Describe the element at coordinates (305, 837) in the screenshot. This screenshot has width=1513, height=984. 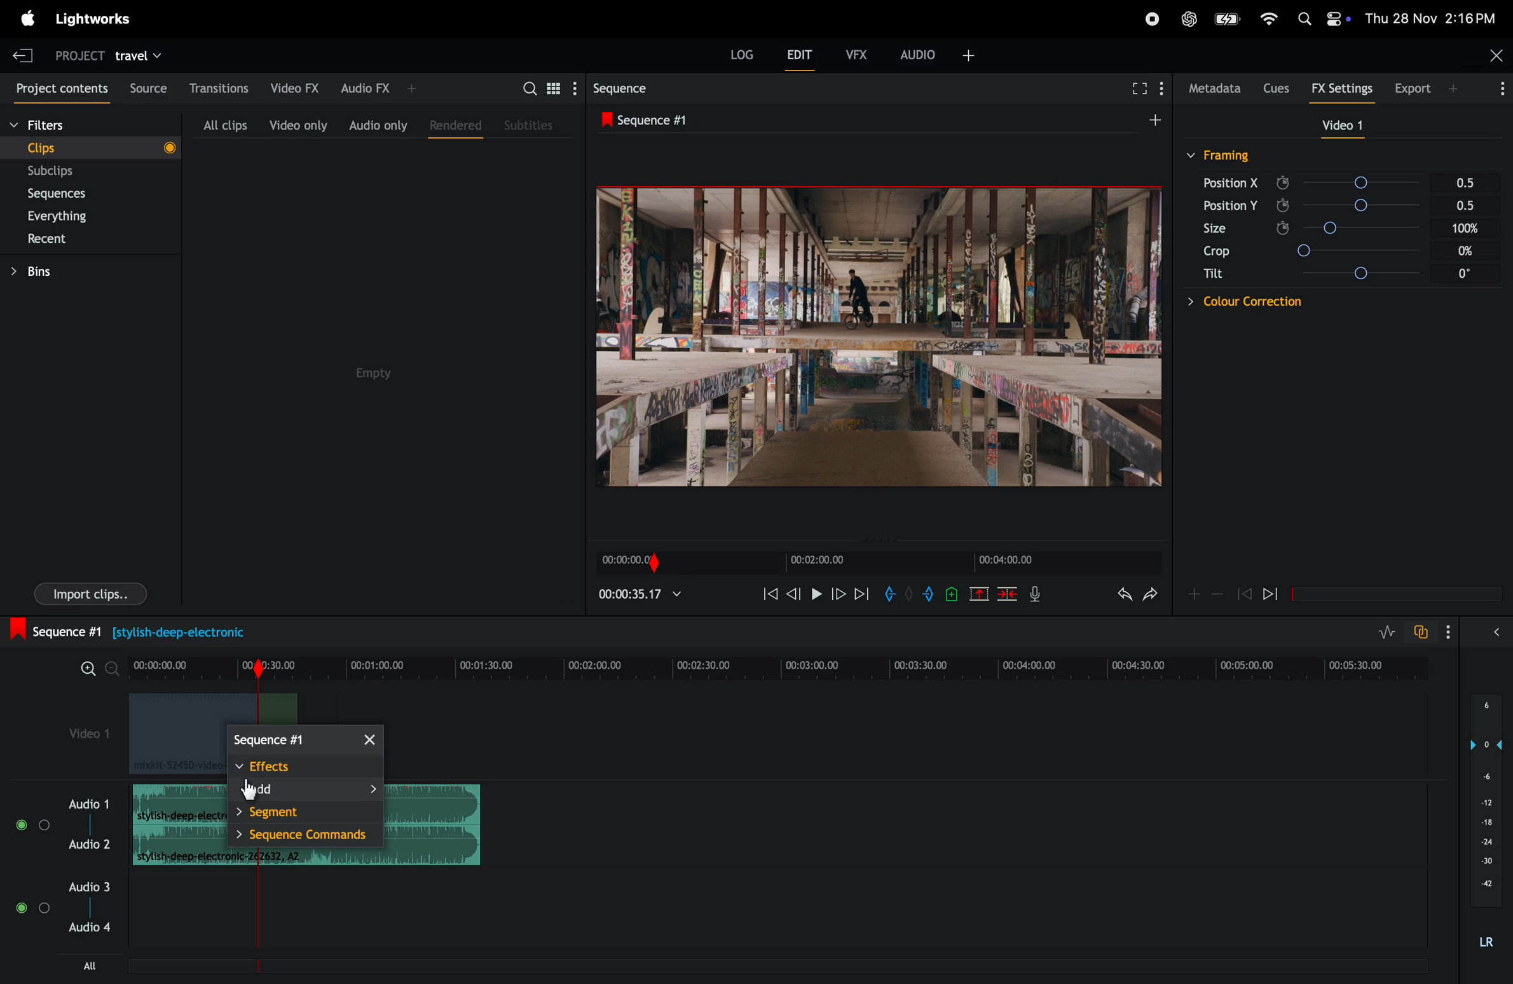
I see `sequence commands` at that location.